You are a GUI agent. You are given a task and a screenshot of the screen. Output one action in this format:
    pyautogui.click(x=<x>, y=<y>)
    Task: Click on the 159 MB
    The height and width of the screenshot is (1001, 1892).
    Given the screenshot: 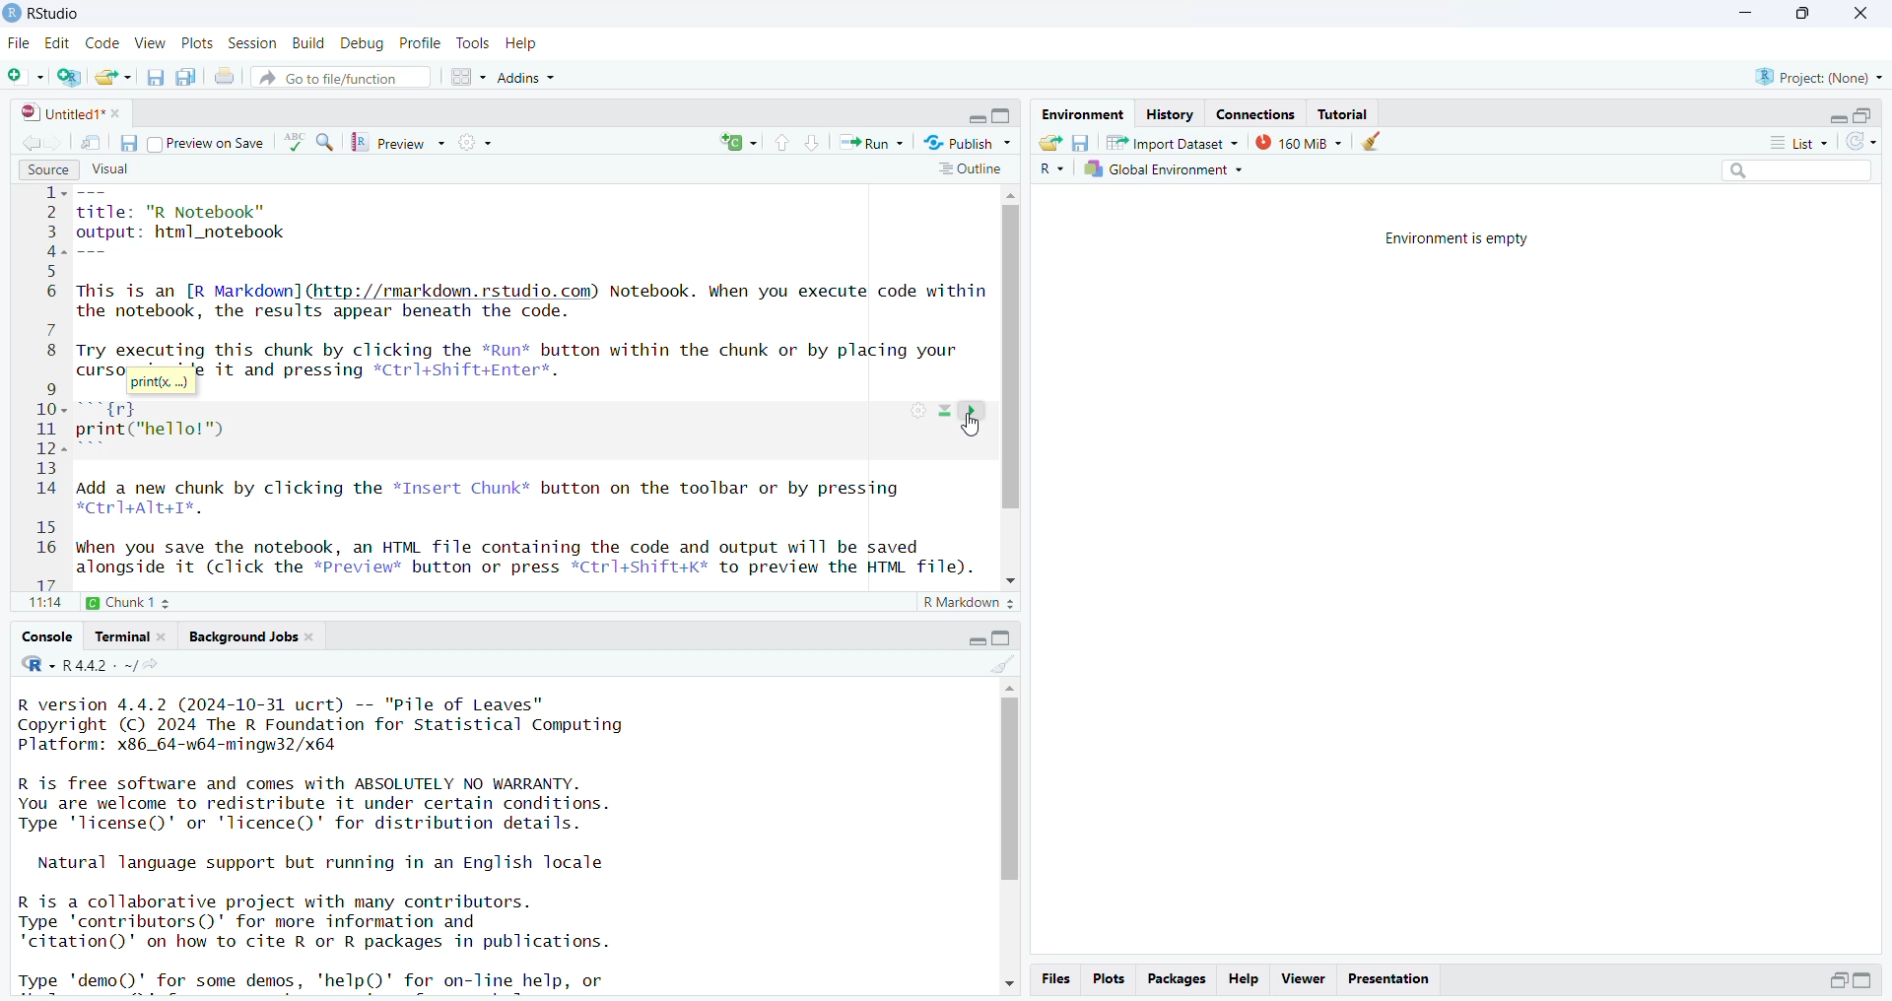 What is the action you would take?
    pyautogui.click(x=1298, y=142)
    